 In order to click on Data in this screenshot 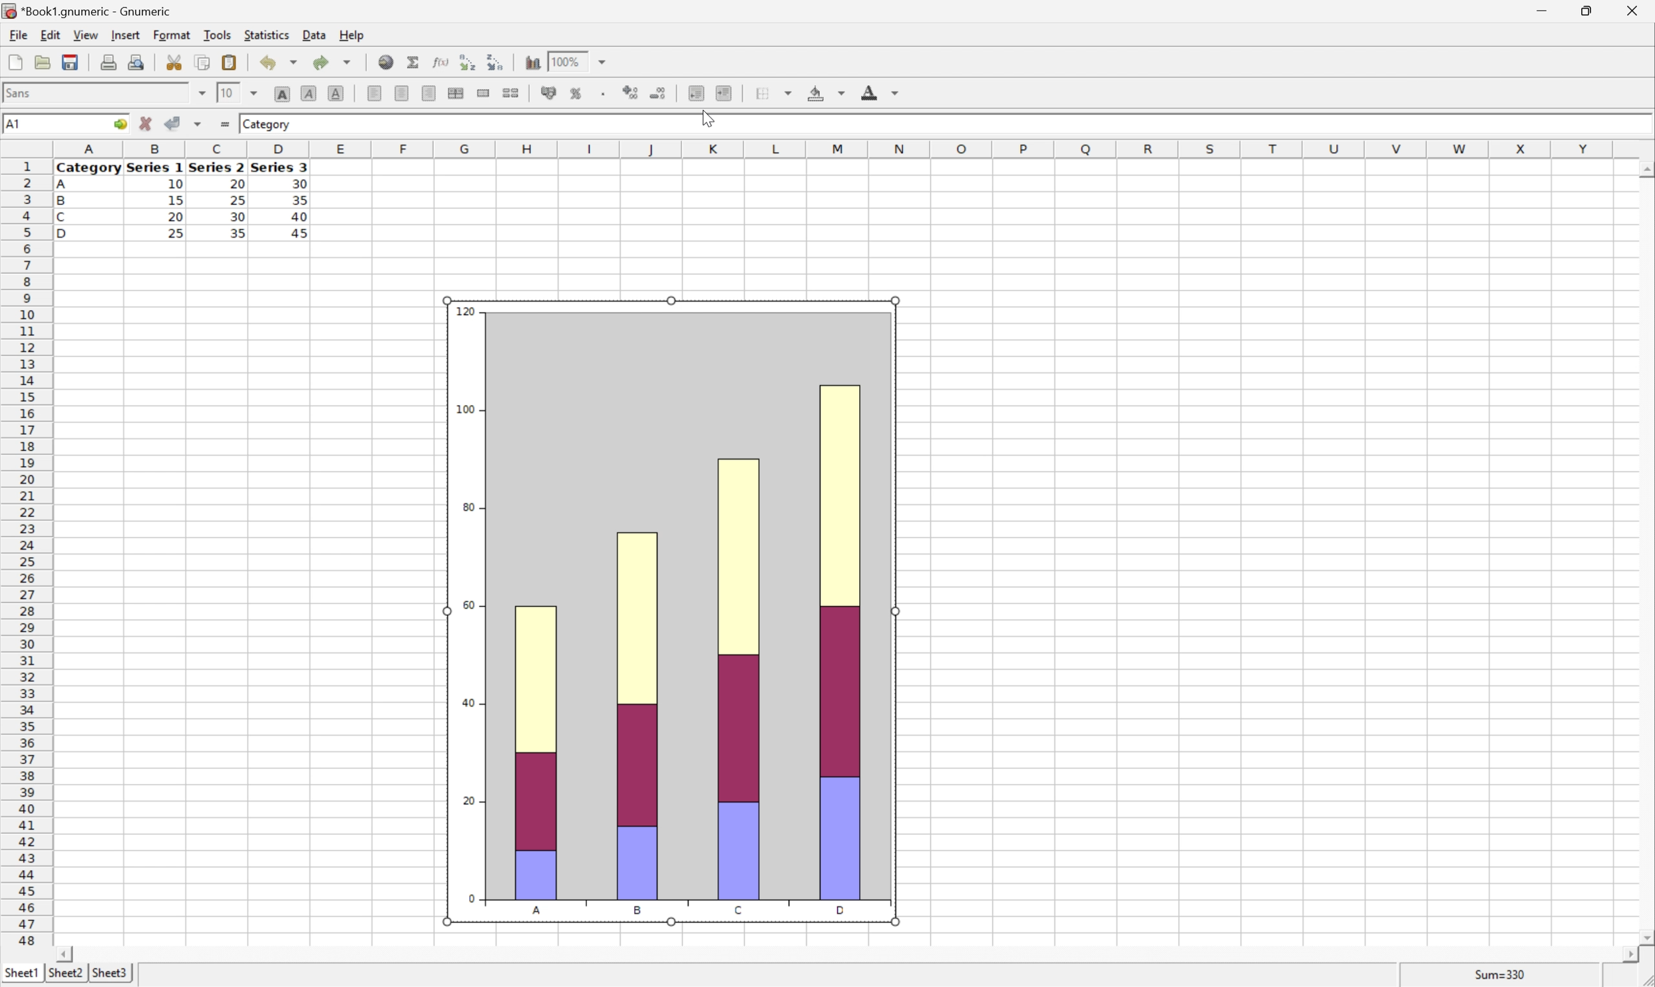, I will do `click(315, 33)`.